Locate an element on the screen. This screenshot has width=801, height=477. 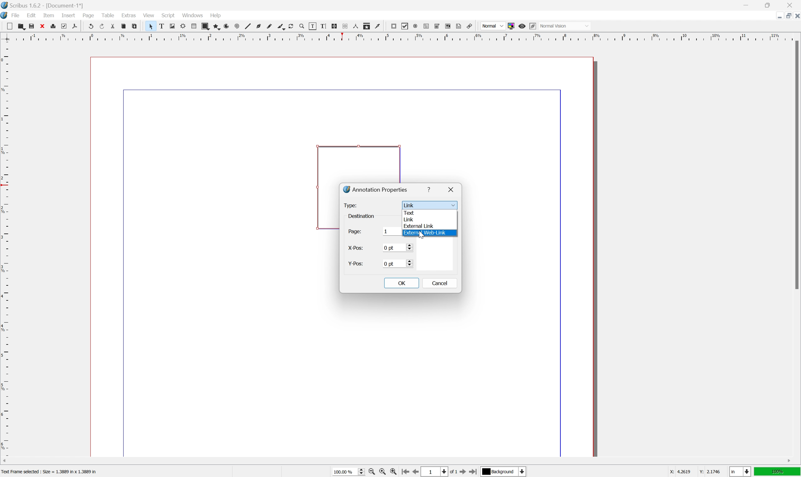
copy is located at coordinates (123, 26).